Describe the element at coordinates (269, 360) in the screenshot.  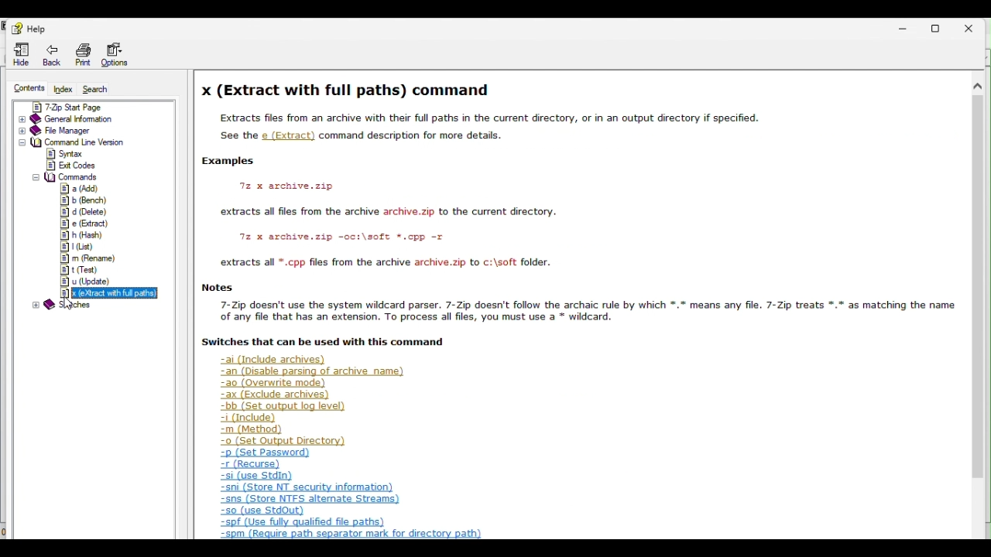
I see `ai` at that location.